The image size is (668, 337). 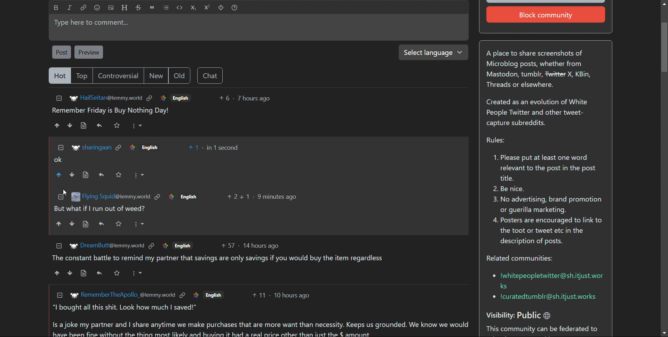 I want to click on preview, so click(x=88, y=52).